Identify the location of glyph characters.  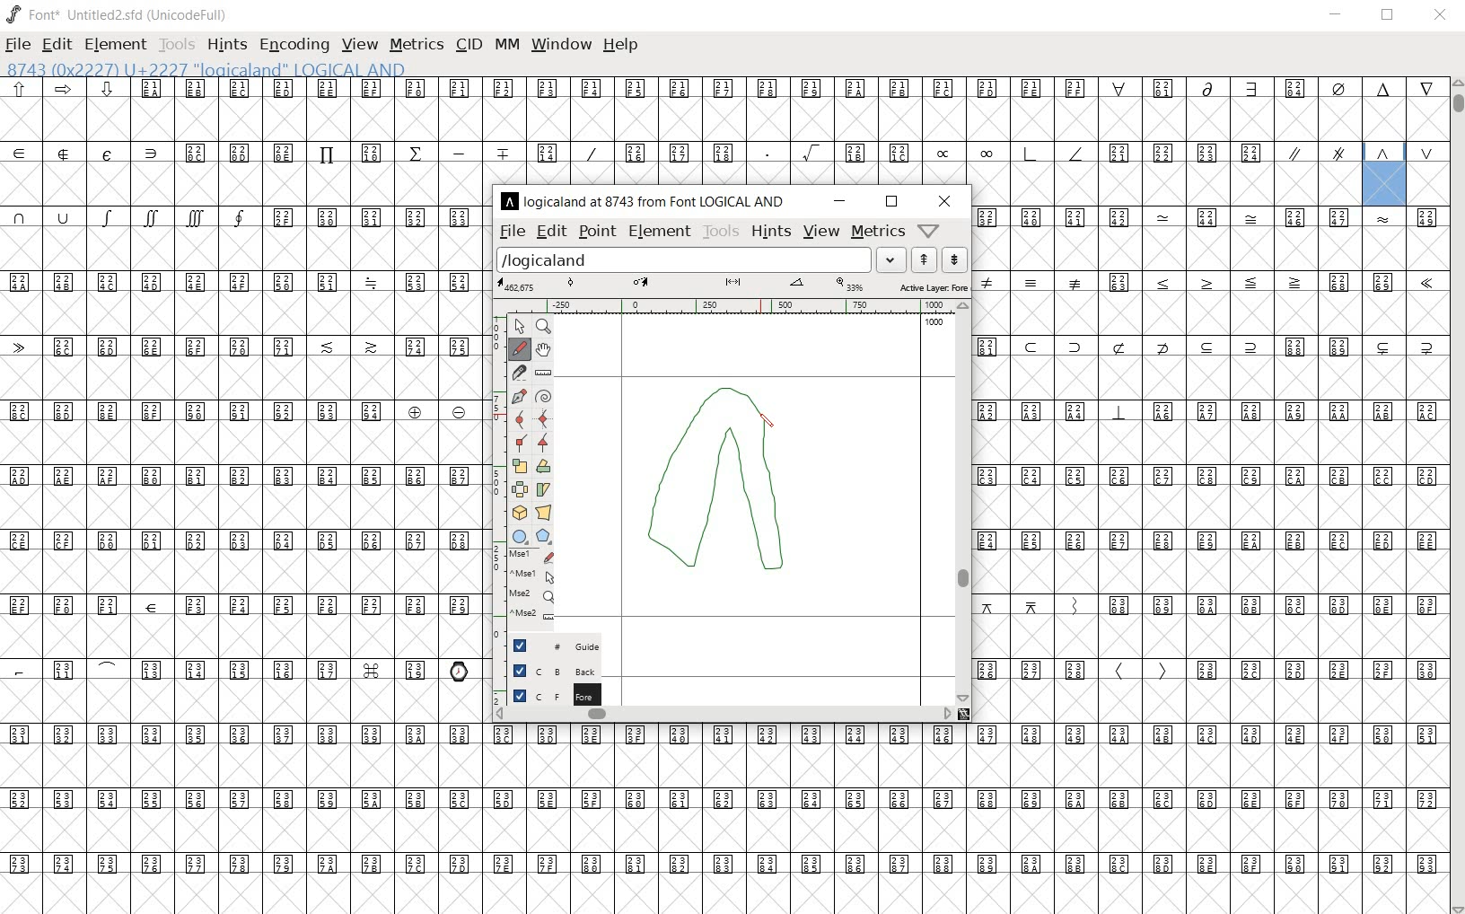
(965, 819).